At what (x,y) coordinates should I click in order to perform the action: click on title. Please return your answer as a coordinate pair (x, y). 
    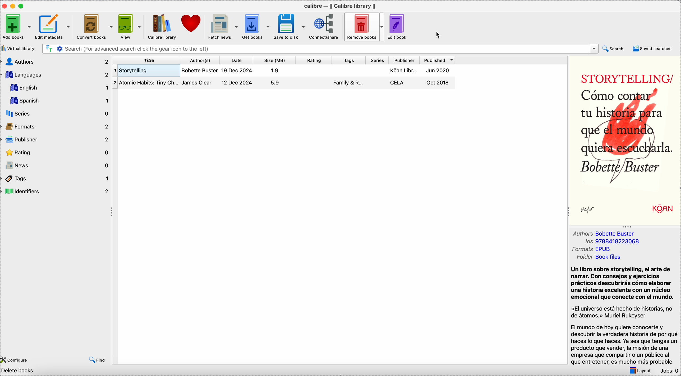
    Looking at the image, I should click on (147, 60).